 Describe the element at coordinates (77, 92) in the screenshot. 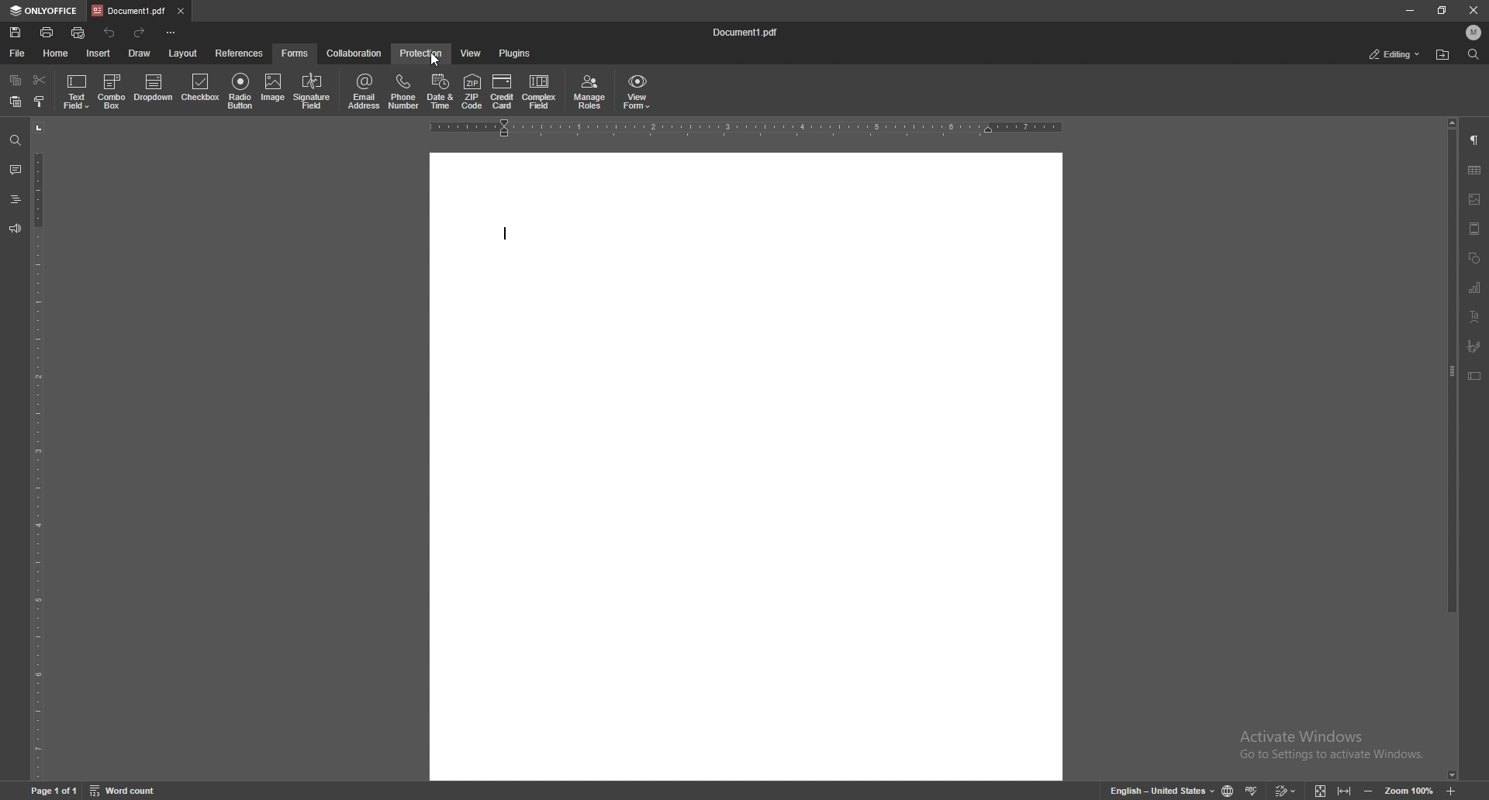

I see `text field` at that location.